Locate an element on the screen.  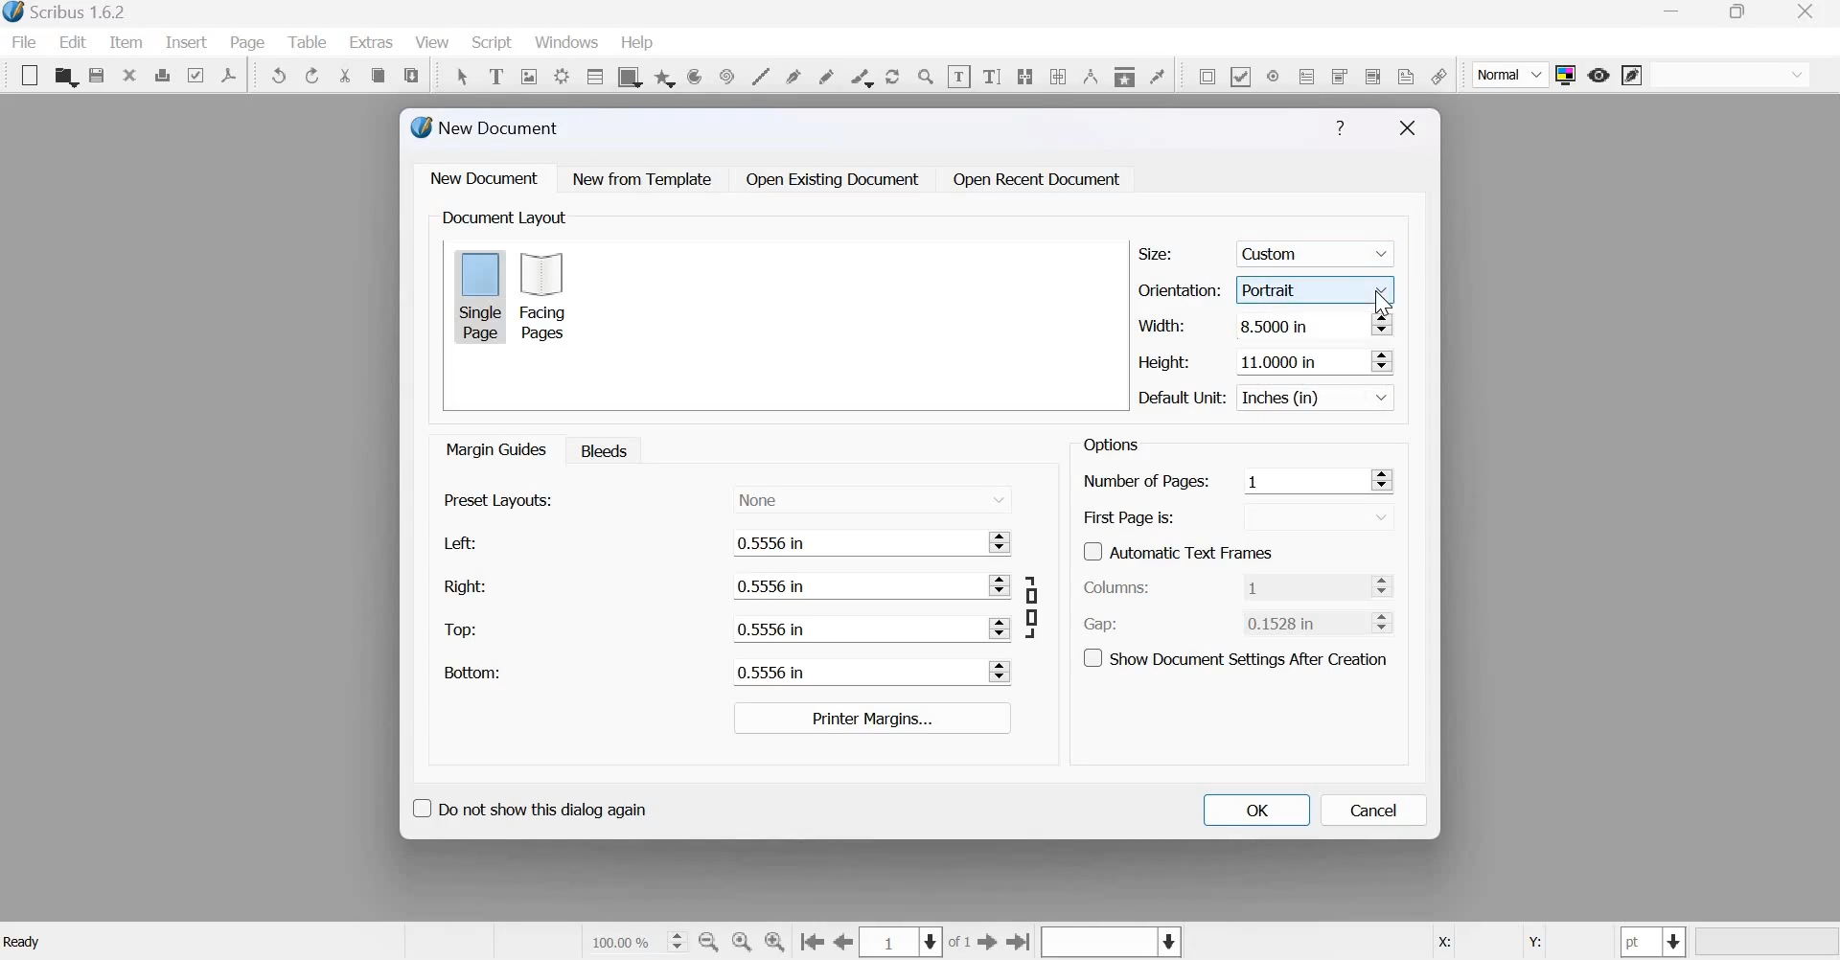
of 1 is located at coordinates (960, 943).